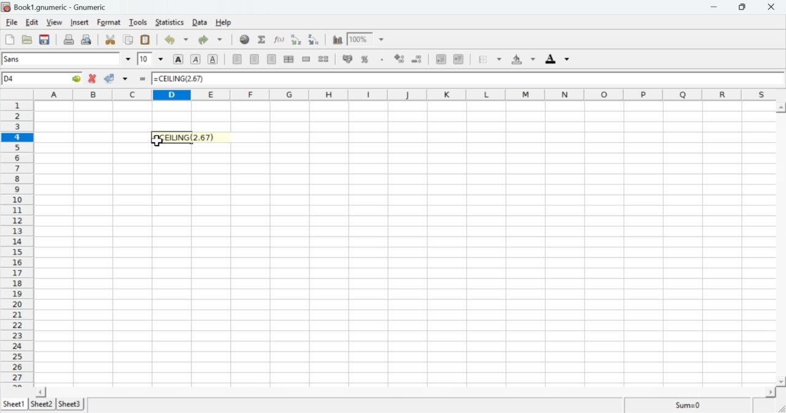 The height and width of the screenshot is (413, 786). What do you see at coordinates (315, 40) in the screenshot?
I see `Sort descending` at bounding box center [315, 40].